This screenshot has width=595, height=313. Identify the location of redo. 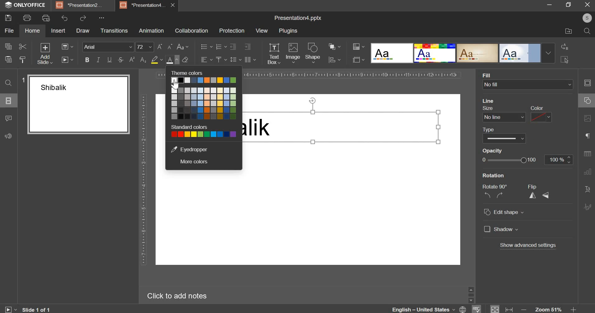
(83, 18).